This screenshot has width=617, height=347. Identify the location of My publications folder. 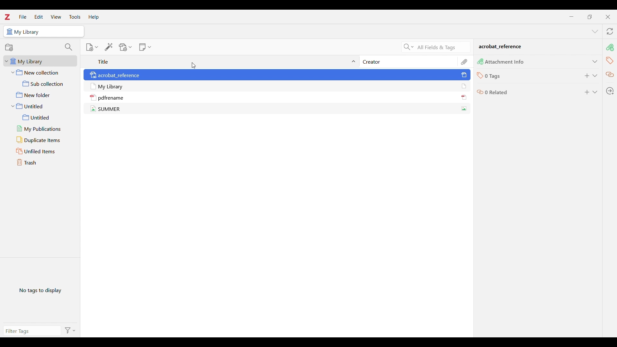
(42, 129).